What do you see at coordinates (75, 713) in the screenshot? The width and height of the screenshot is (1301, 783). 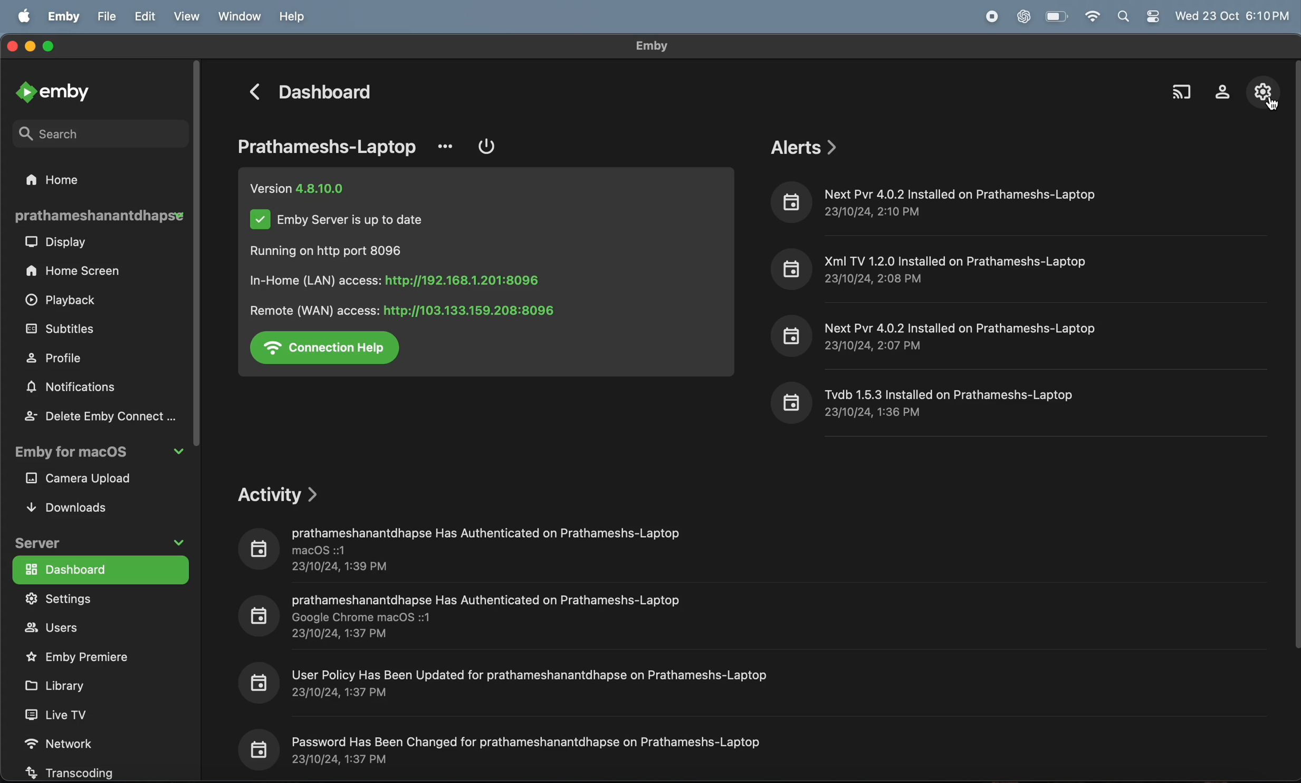 I see `live tv` at bounding box center [75, 713].